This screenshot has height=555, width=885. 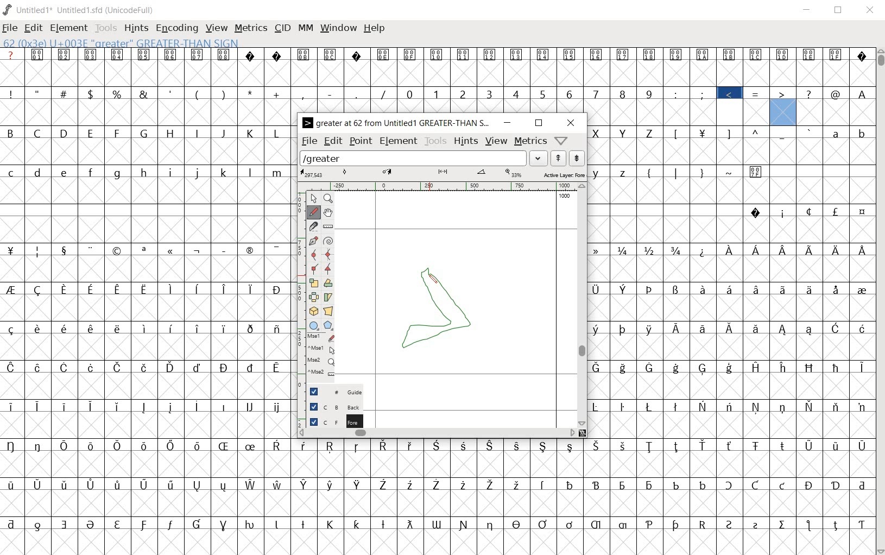 What do you see at coordinates (572, 123) in the screenshot?
I see `close` at bounding box center [572, 123].